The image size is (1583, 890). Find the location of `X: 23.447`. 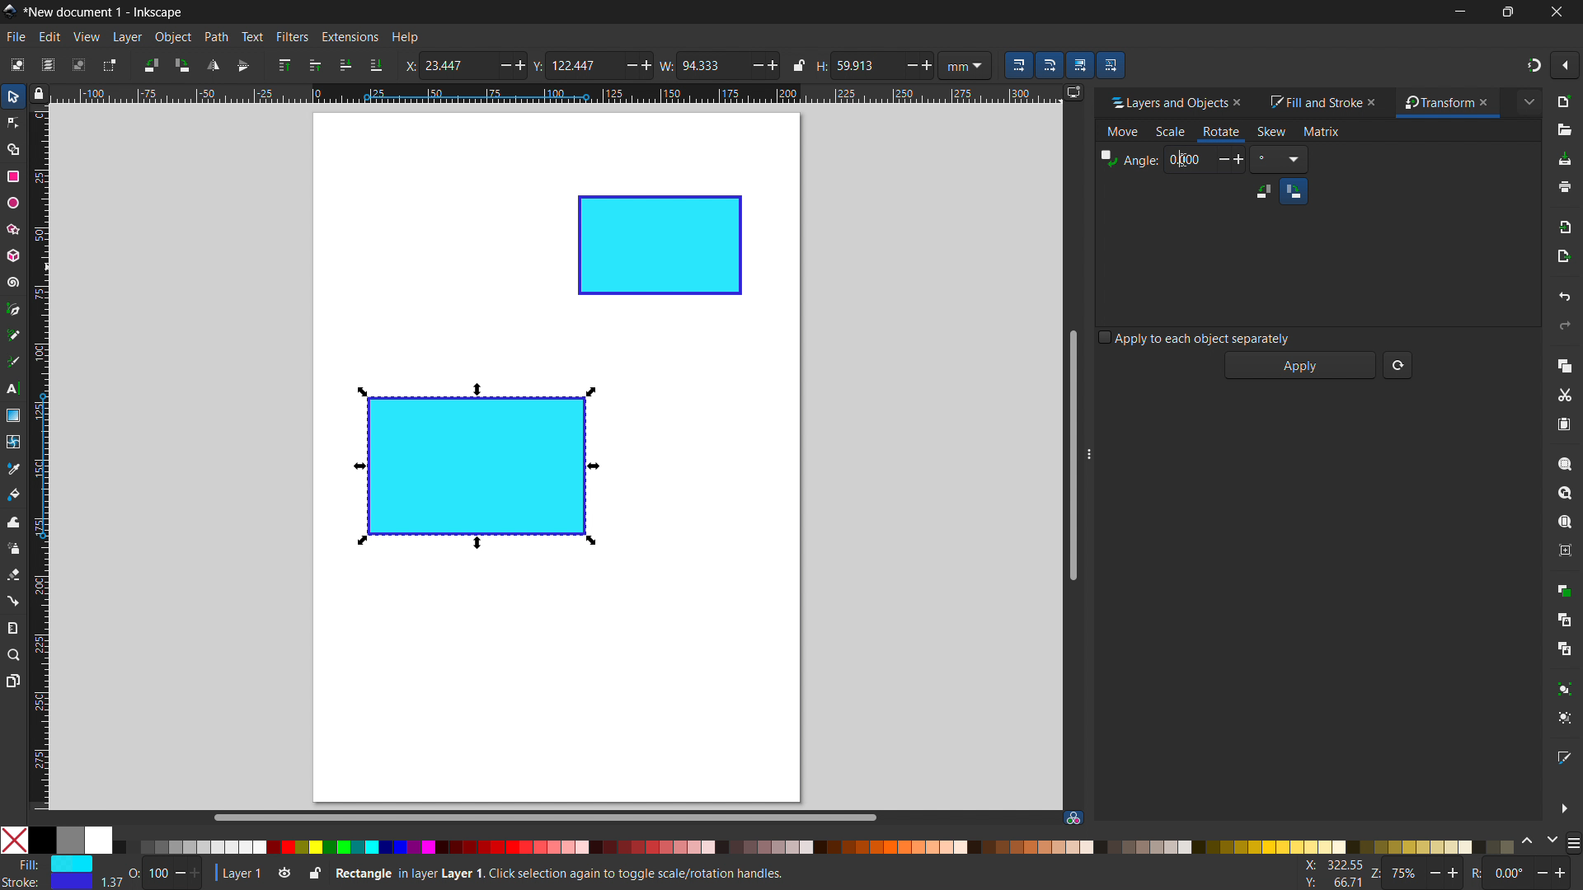

X: 23.447 is located at coordinates (445, 65).